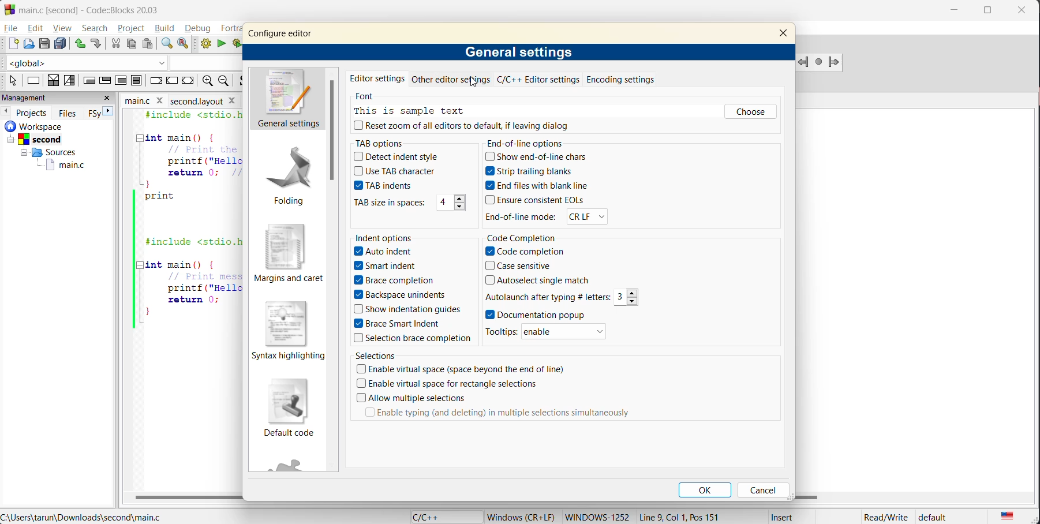  I want to click on Enable virtual space (space beyond the end of line), so click(457, 369).